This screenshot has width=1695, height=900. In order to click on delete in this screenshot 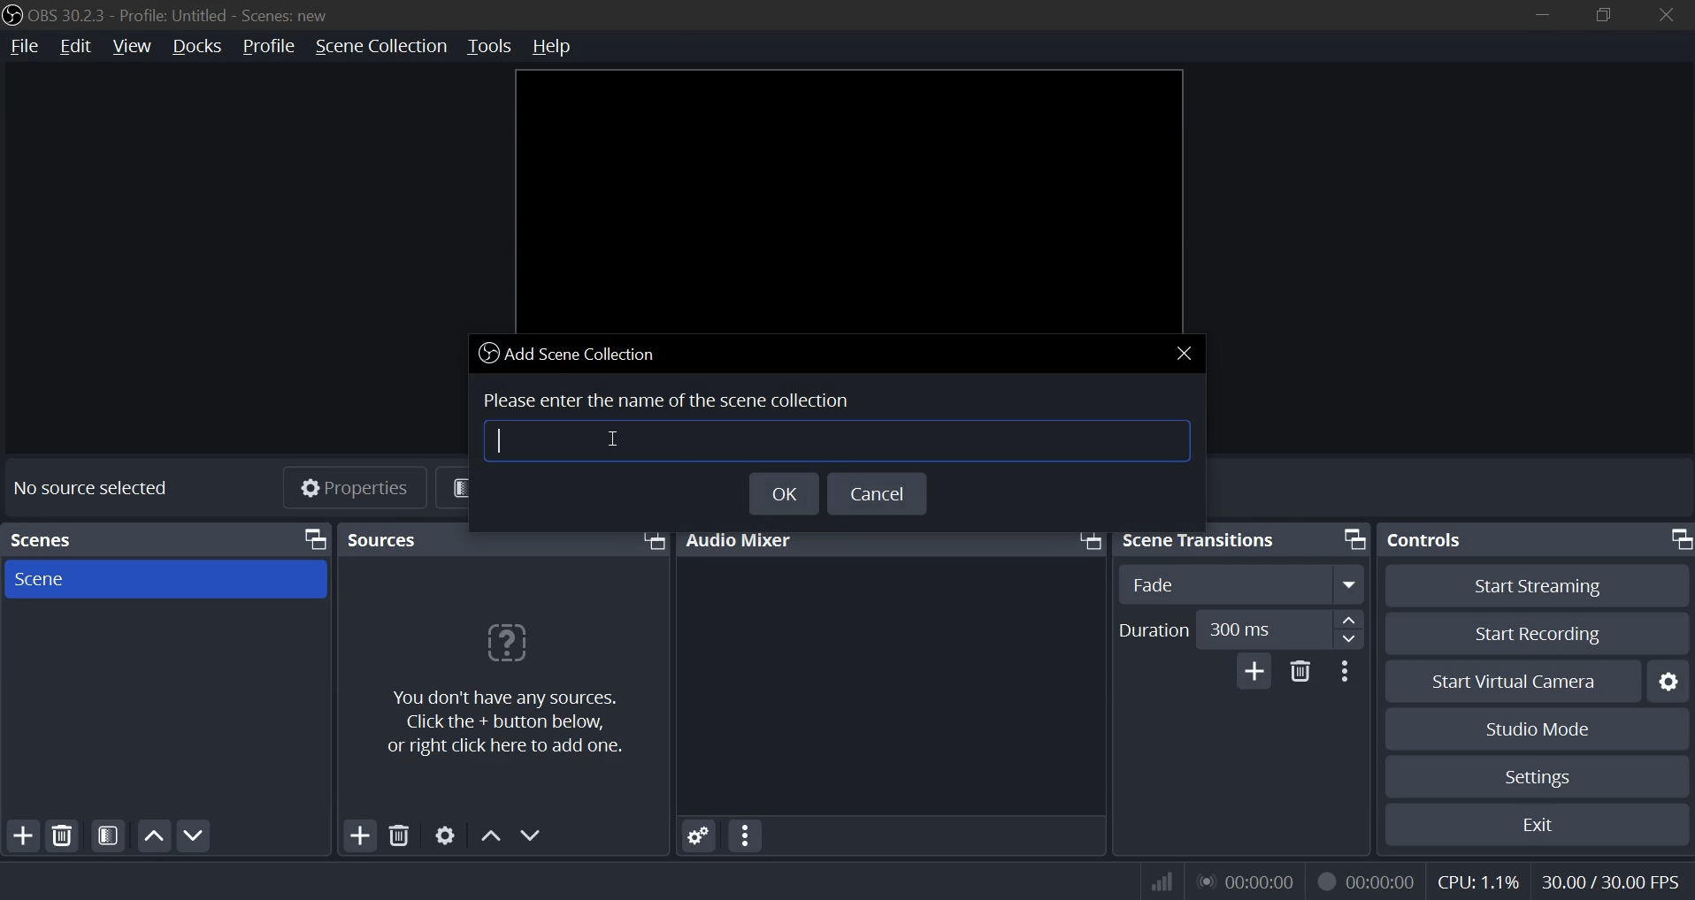, I will do `click(398, 836)`.